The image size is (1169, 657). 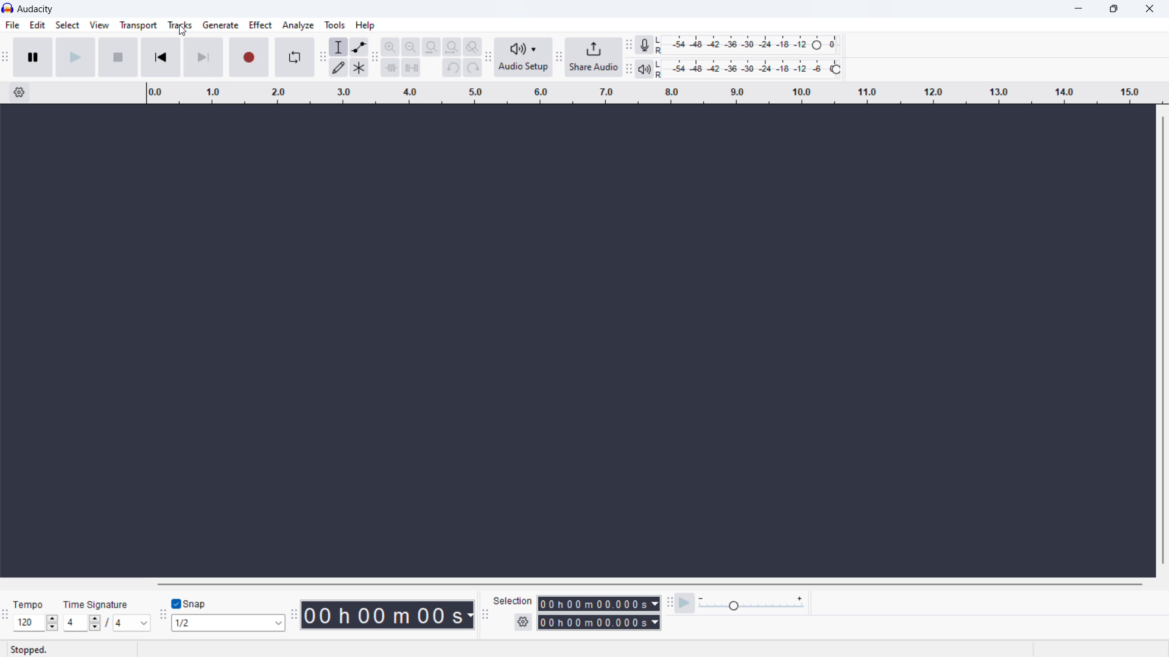 What do you see at coordinates (299, 26) in the screenshot?
I see `analyze` at bounding box center [299, 26].